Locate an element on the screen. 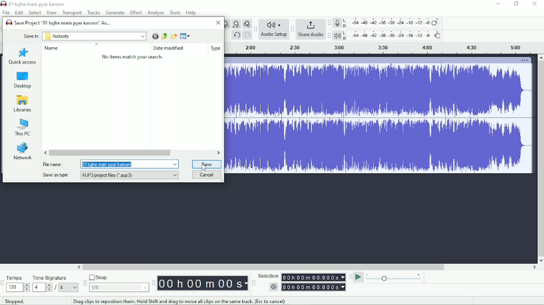 This screenshot has height=305, width=544. View is located at coordinates (52, 12).